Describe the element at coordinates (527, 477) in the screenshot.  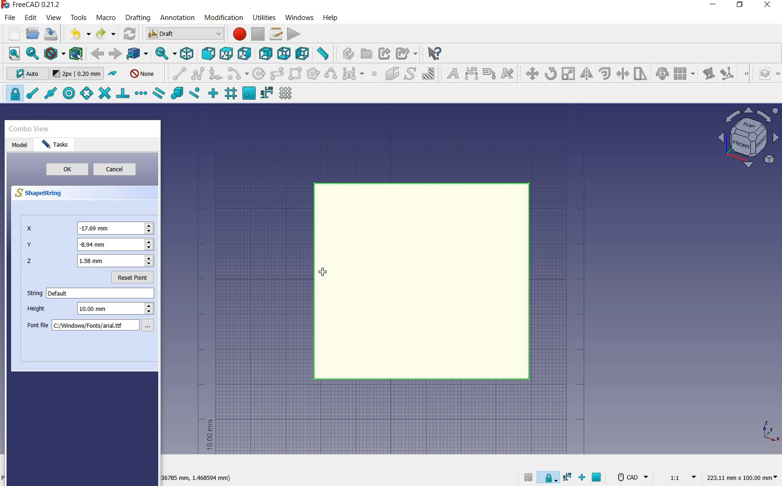
I see `toggle grid` at that location.